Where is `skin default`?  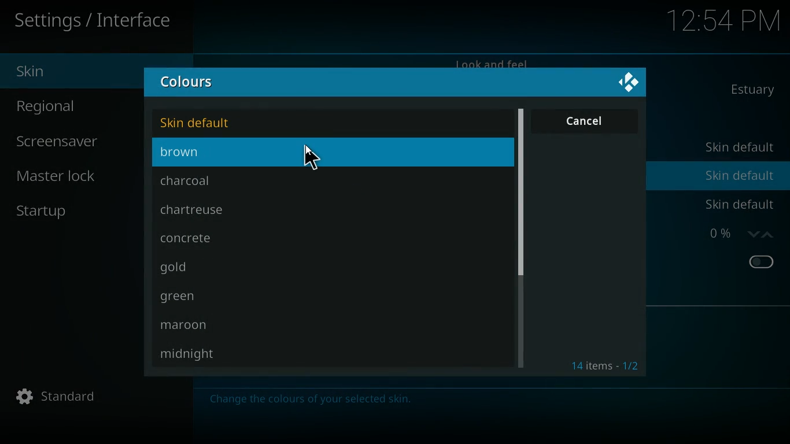 skin default is located at coordinates (738, 148).